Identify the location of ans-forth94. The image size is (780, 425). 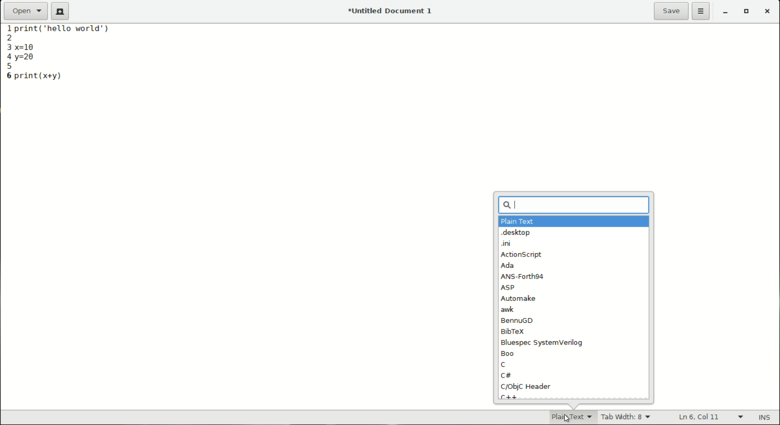
(524, 276).